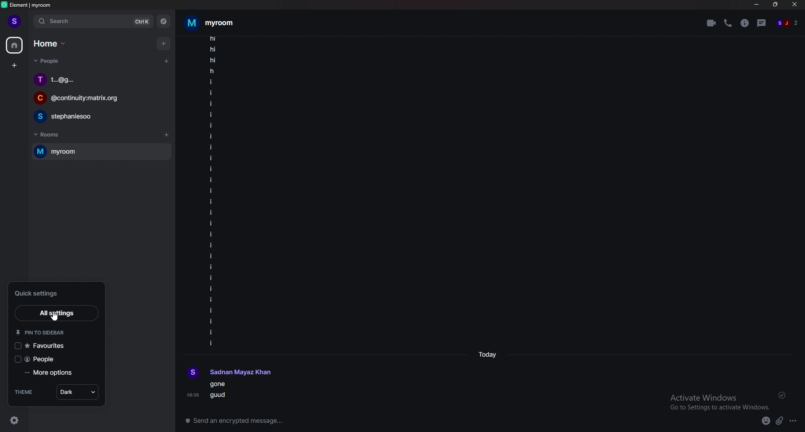 Image resolution: width=805 pixels, height=432 pixels. Describe the element at coordinates (212, 22) in the screenshot. I see `my room` at that location.